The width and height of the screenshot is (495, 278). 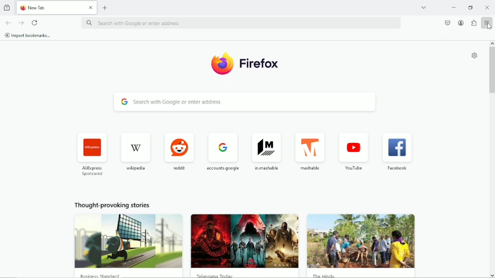 I want to click on youtube, so click(x=354, y=150).